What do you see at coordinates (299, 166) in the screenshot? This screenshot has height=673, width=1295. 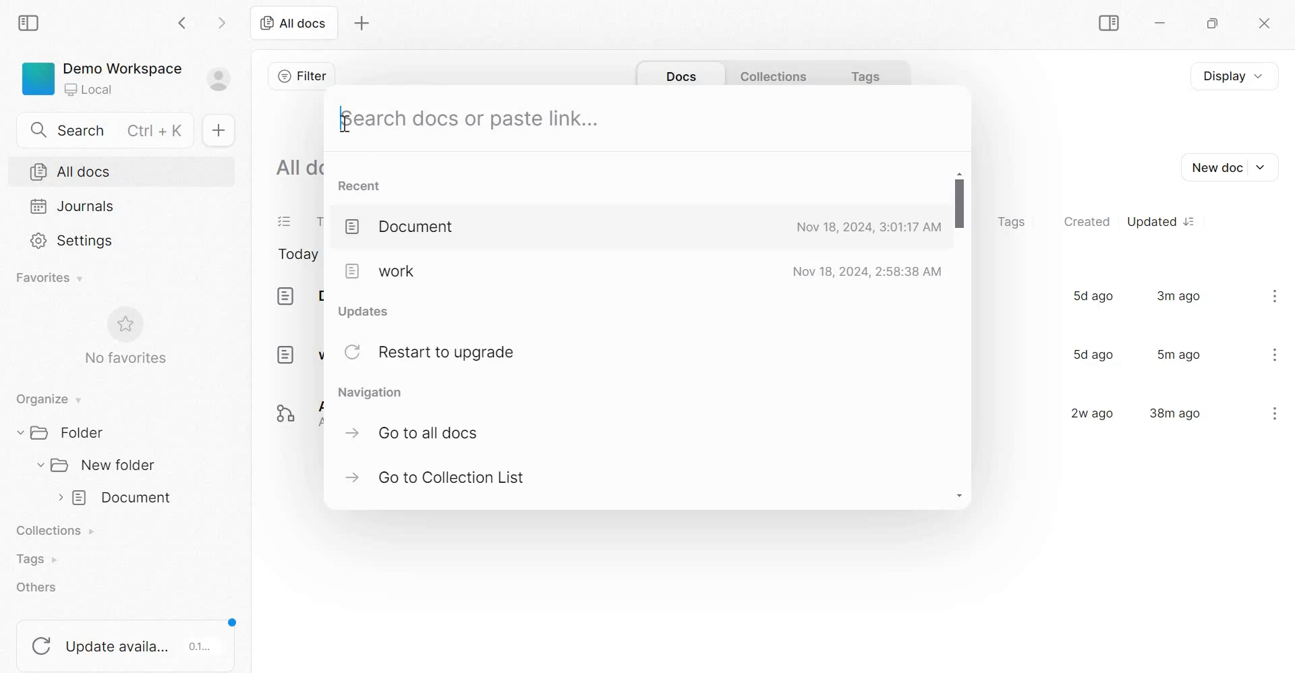 I see `All docs` at bounding box center [299, 166].